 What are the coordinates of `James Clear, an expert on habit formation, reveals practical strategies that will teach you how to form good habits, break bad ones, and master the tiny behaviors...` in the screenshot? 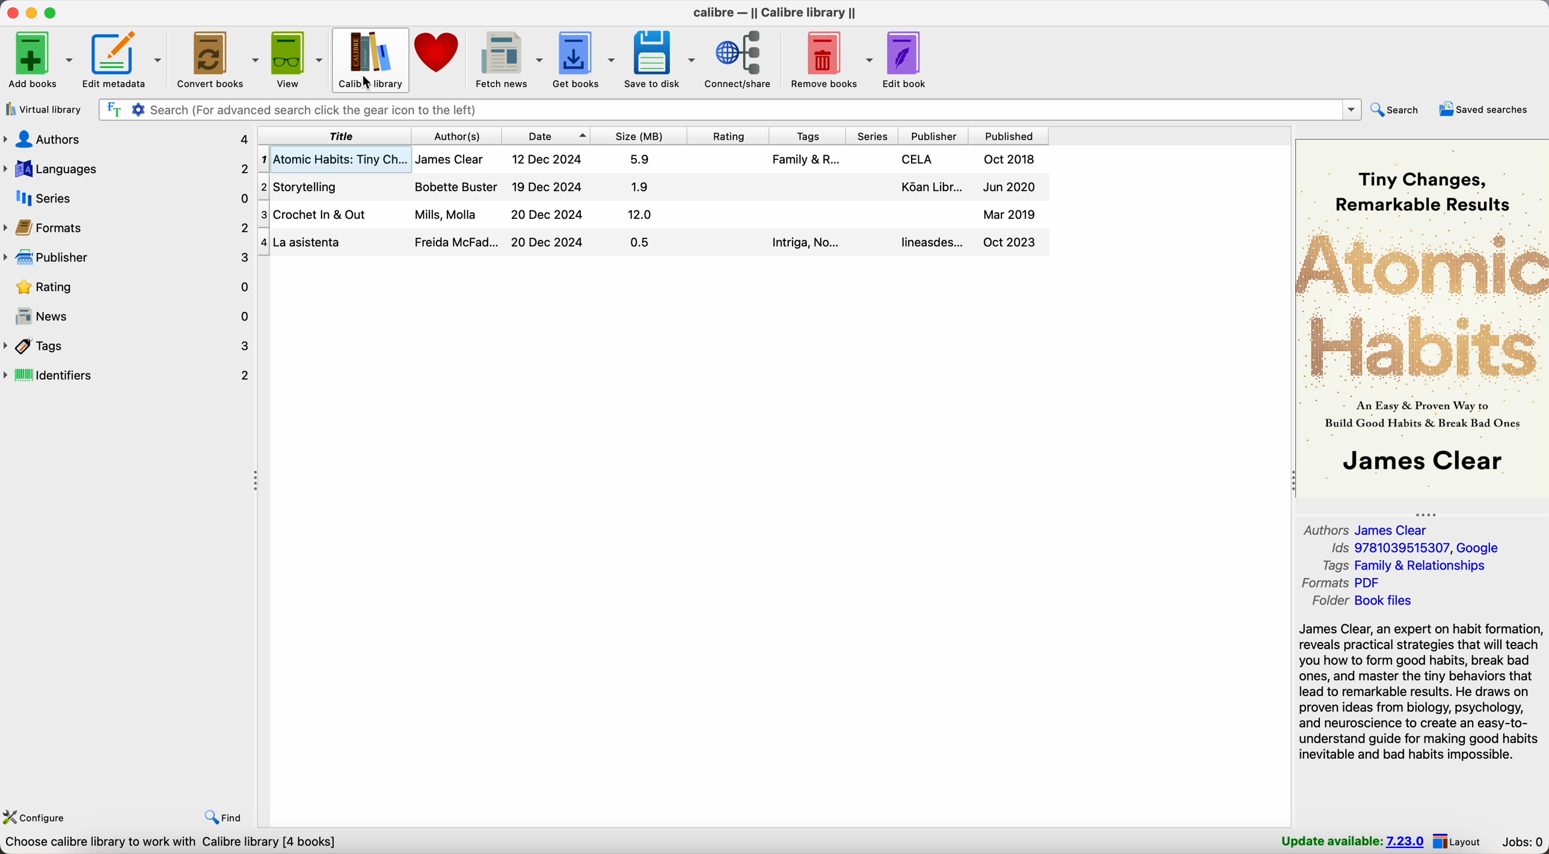 It's located at (1422, 692).